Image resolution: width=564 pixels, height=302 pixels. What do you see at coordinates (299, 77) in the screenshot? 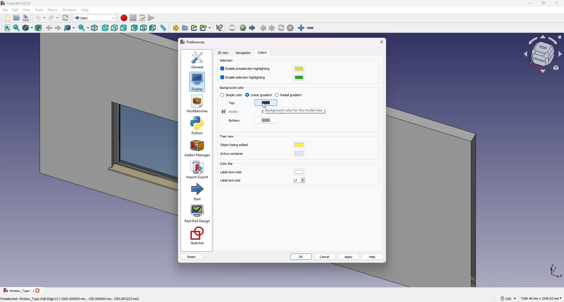
I see `selection highlighting color` at bounding box center [299, 77].